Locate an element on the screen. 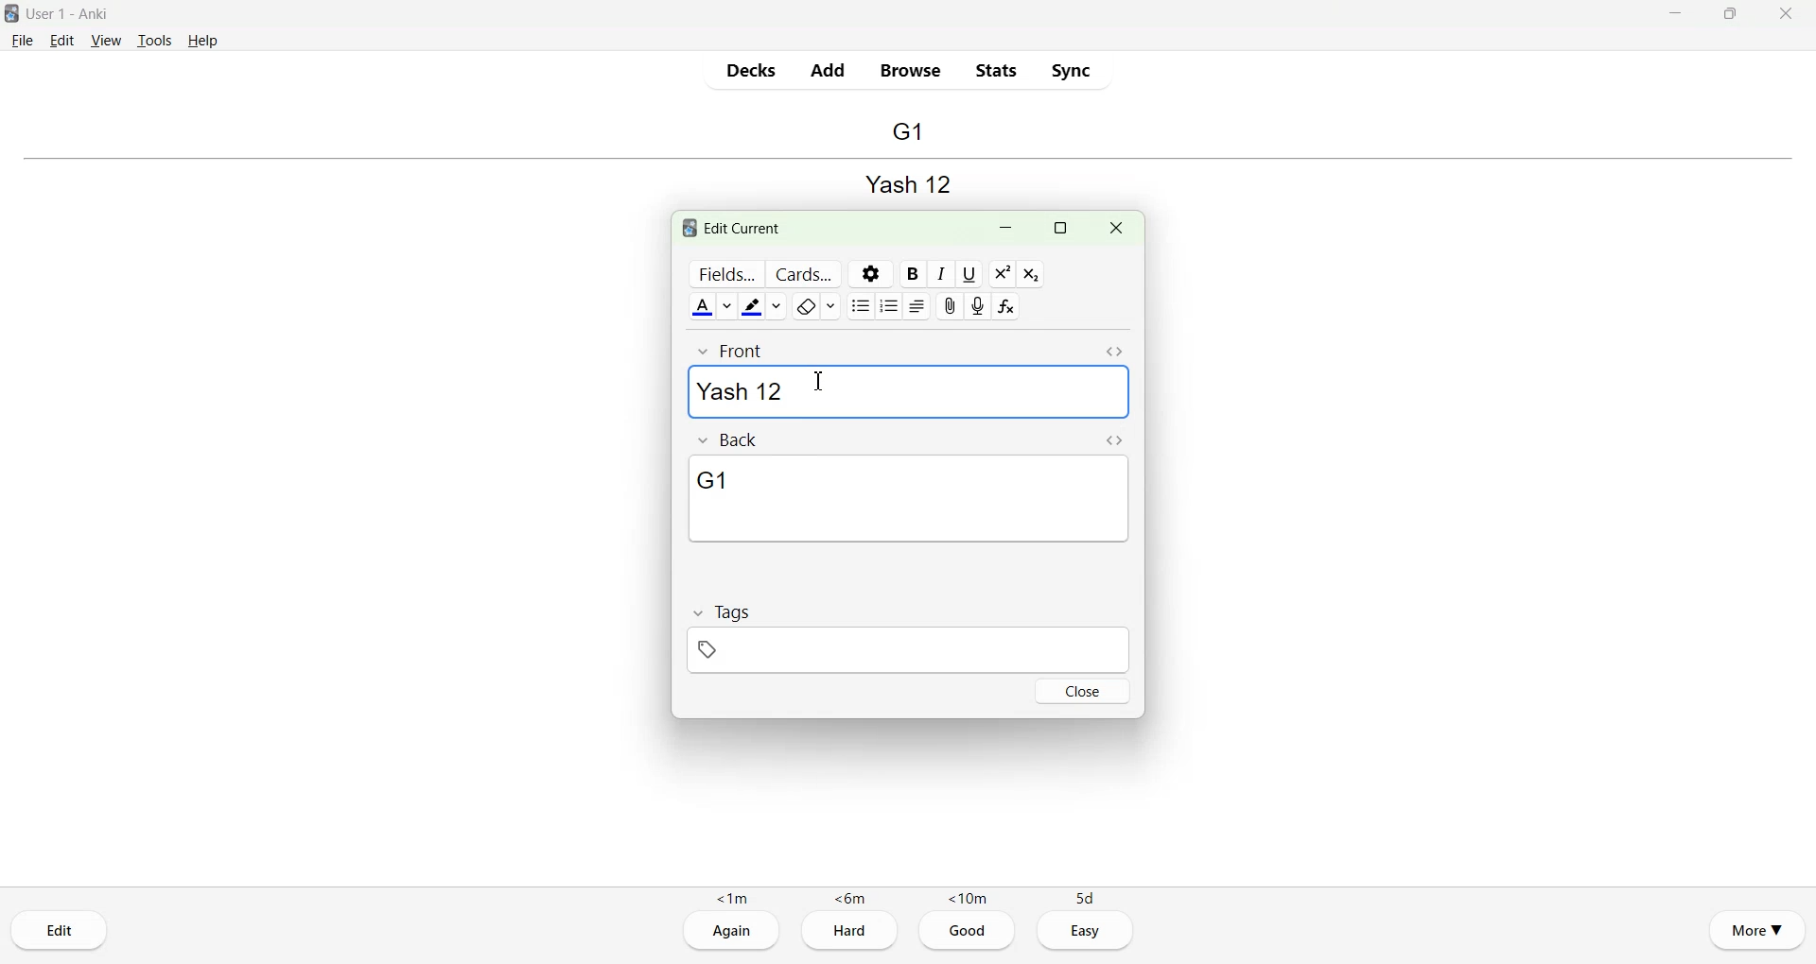 This screenshot has height=964, width=1816. Add tags is located at coordinates (799, 649).